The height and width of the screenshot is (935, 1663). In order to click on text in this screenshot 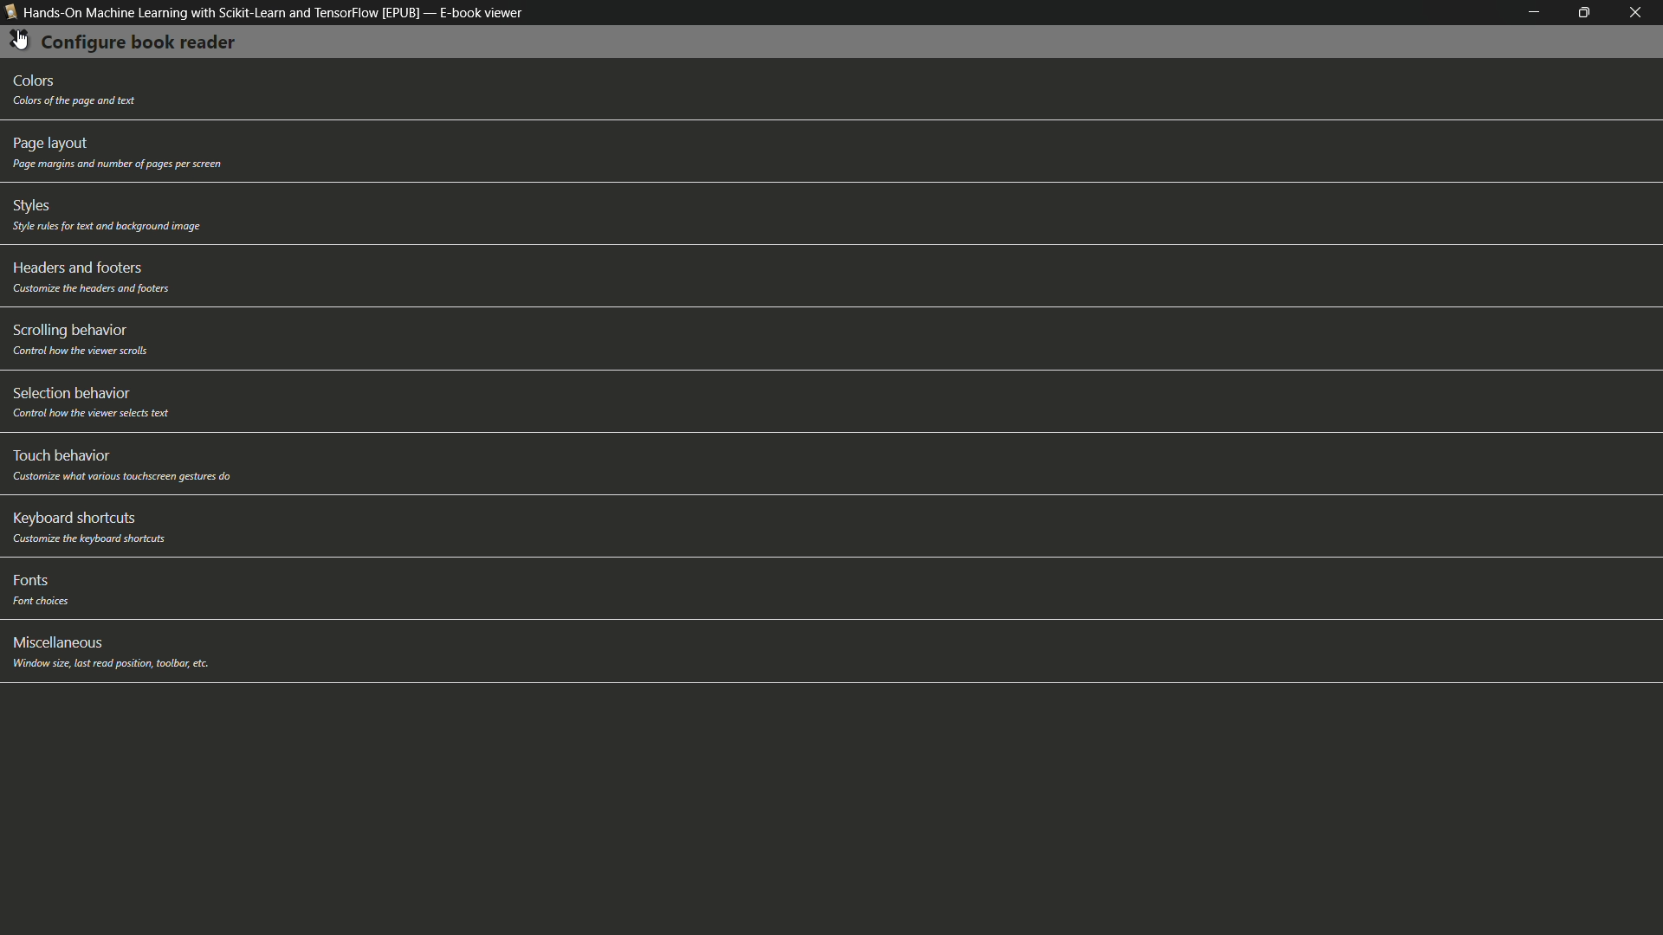, I will do `click(85, 351)`.